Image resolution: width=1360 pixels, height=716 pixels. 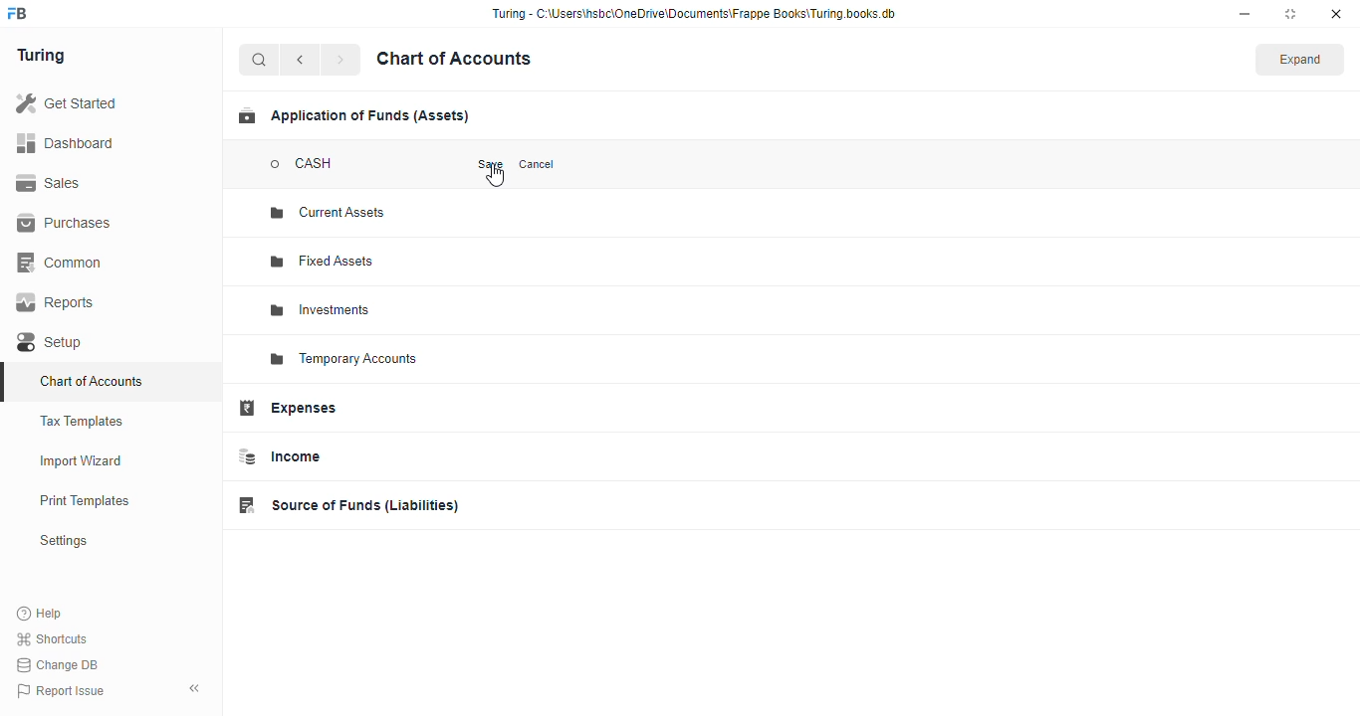 I want to click on fixed assets, so click(x=325, y=262).